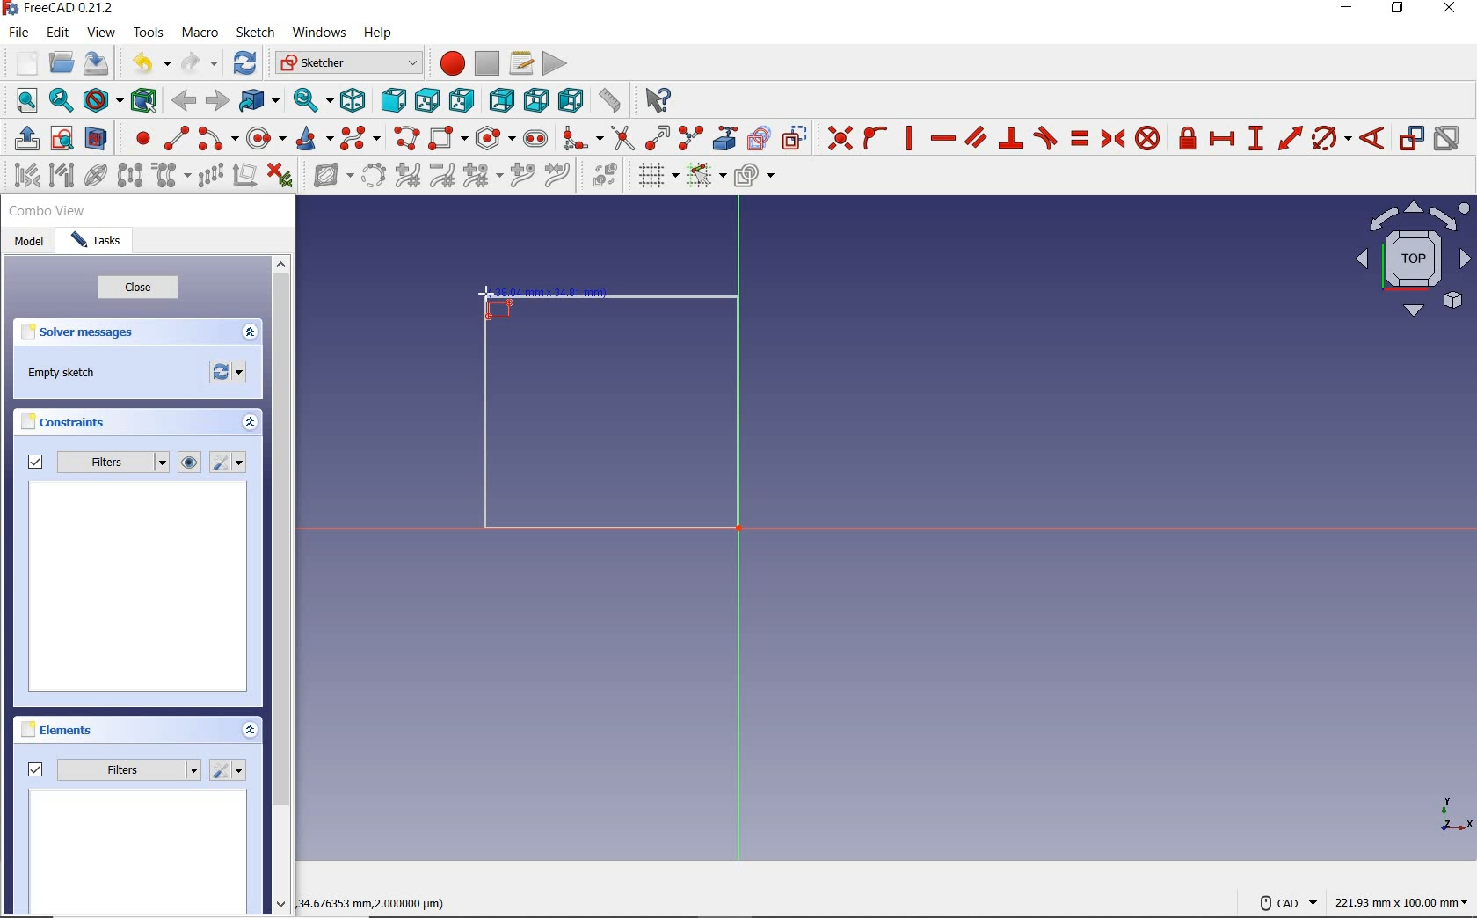  What do you see at coordinates (216, 138) in the screenshot?
I see `create arc` at bounding box center [216, 138].